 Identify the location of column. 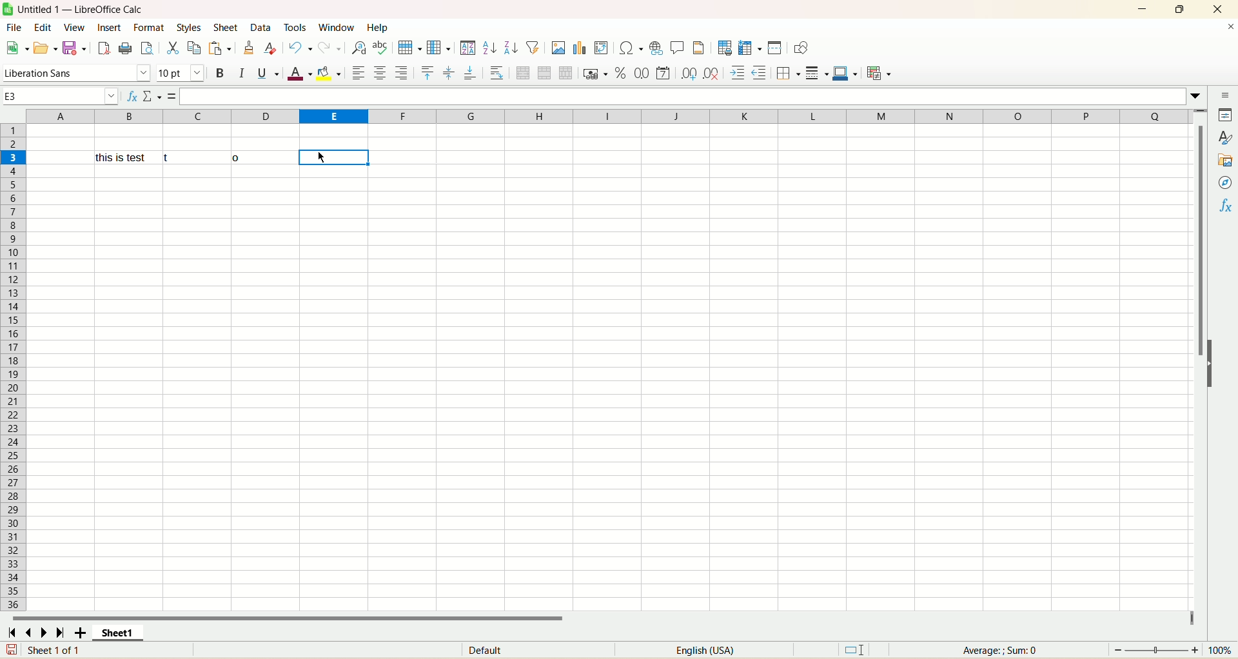
(440, 47).